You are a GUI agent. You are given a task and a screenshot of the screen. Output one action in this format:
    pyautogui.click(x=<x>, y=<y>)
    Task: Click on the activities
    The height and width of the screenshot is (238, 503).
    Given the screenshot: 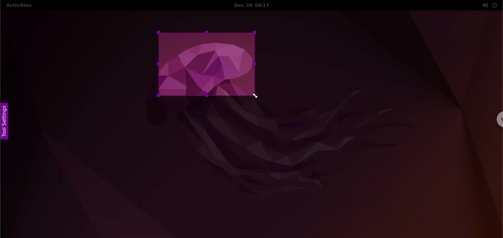 What is the action you would take?
    pyautogui.click(x=19, y=6)
    